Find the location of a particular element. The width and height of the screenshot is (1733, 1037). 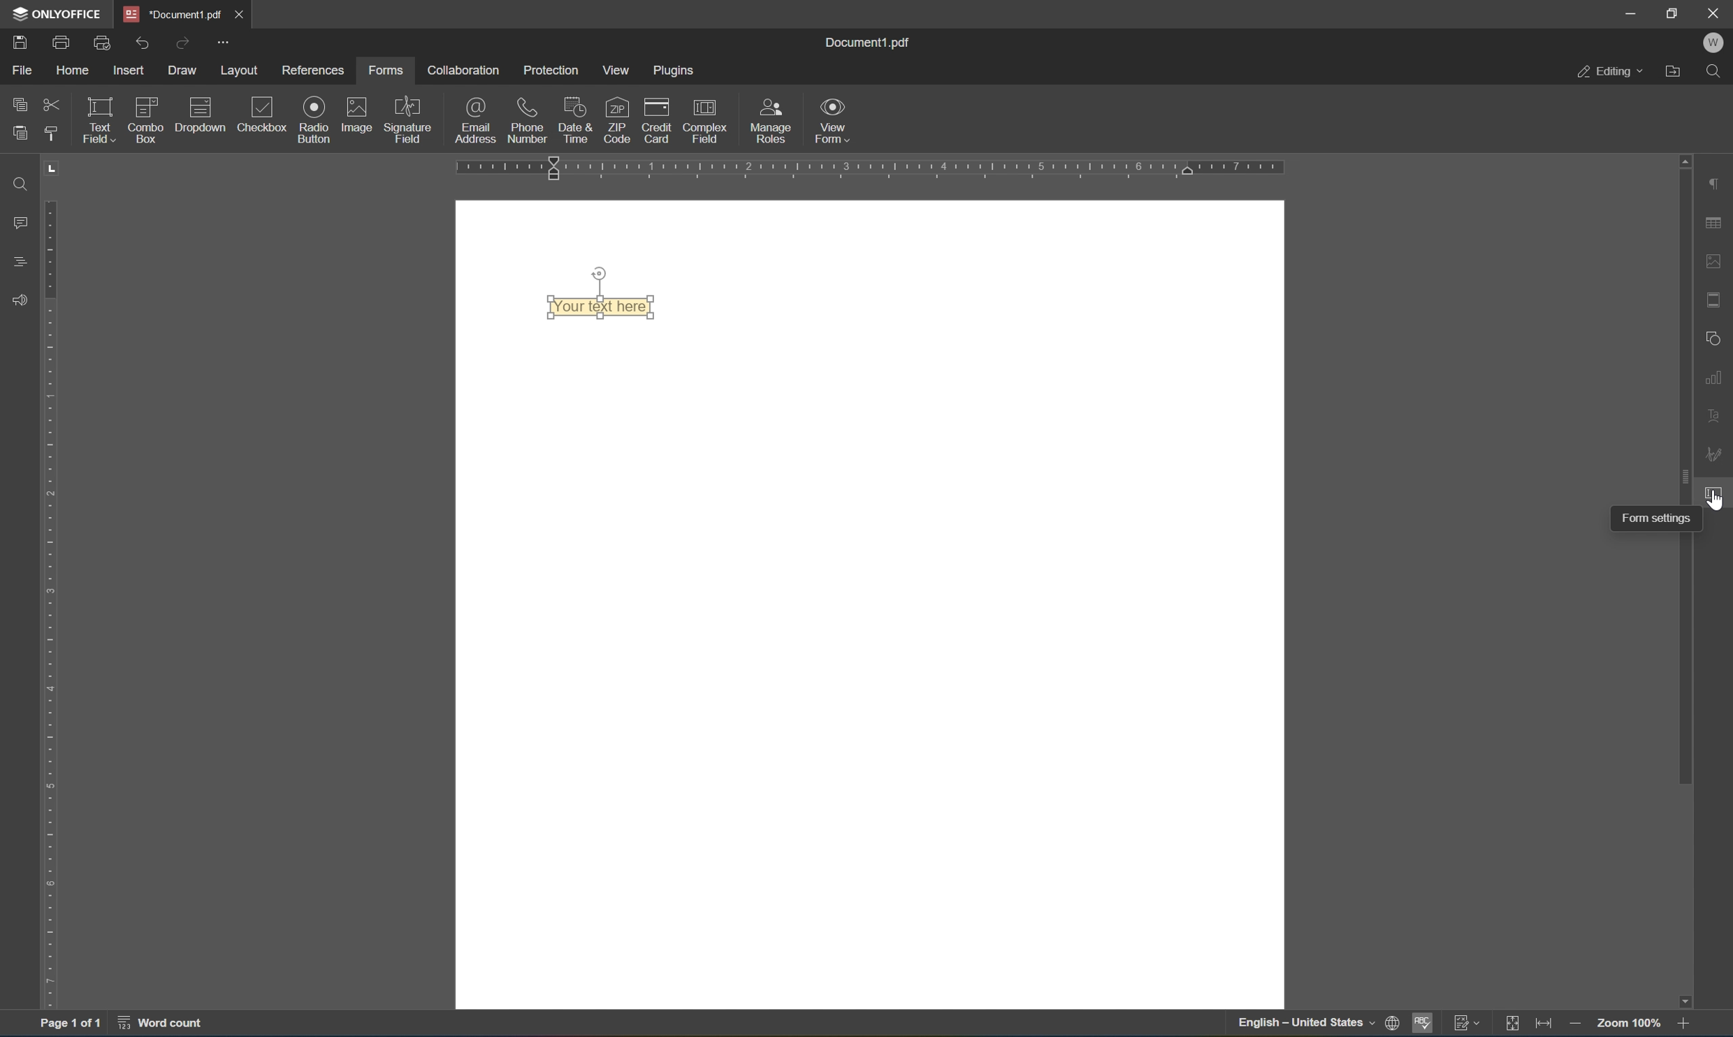

page 1 of 1 is located at coordinates (65, 1024).